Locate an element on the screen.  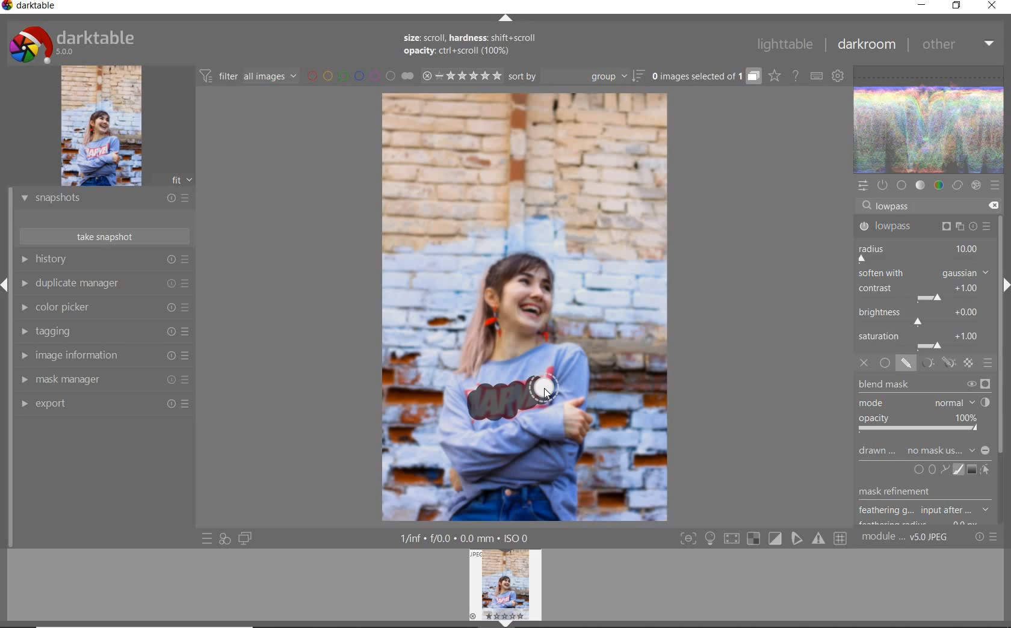
effect is located at coordinates (974, 186).